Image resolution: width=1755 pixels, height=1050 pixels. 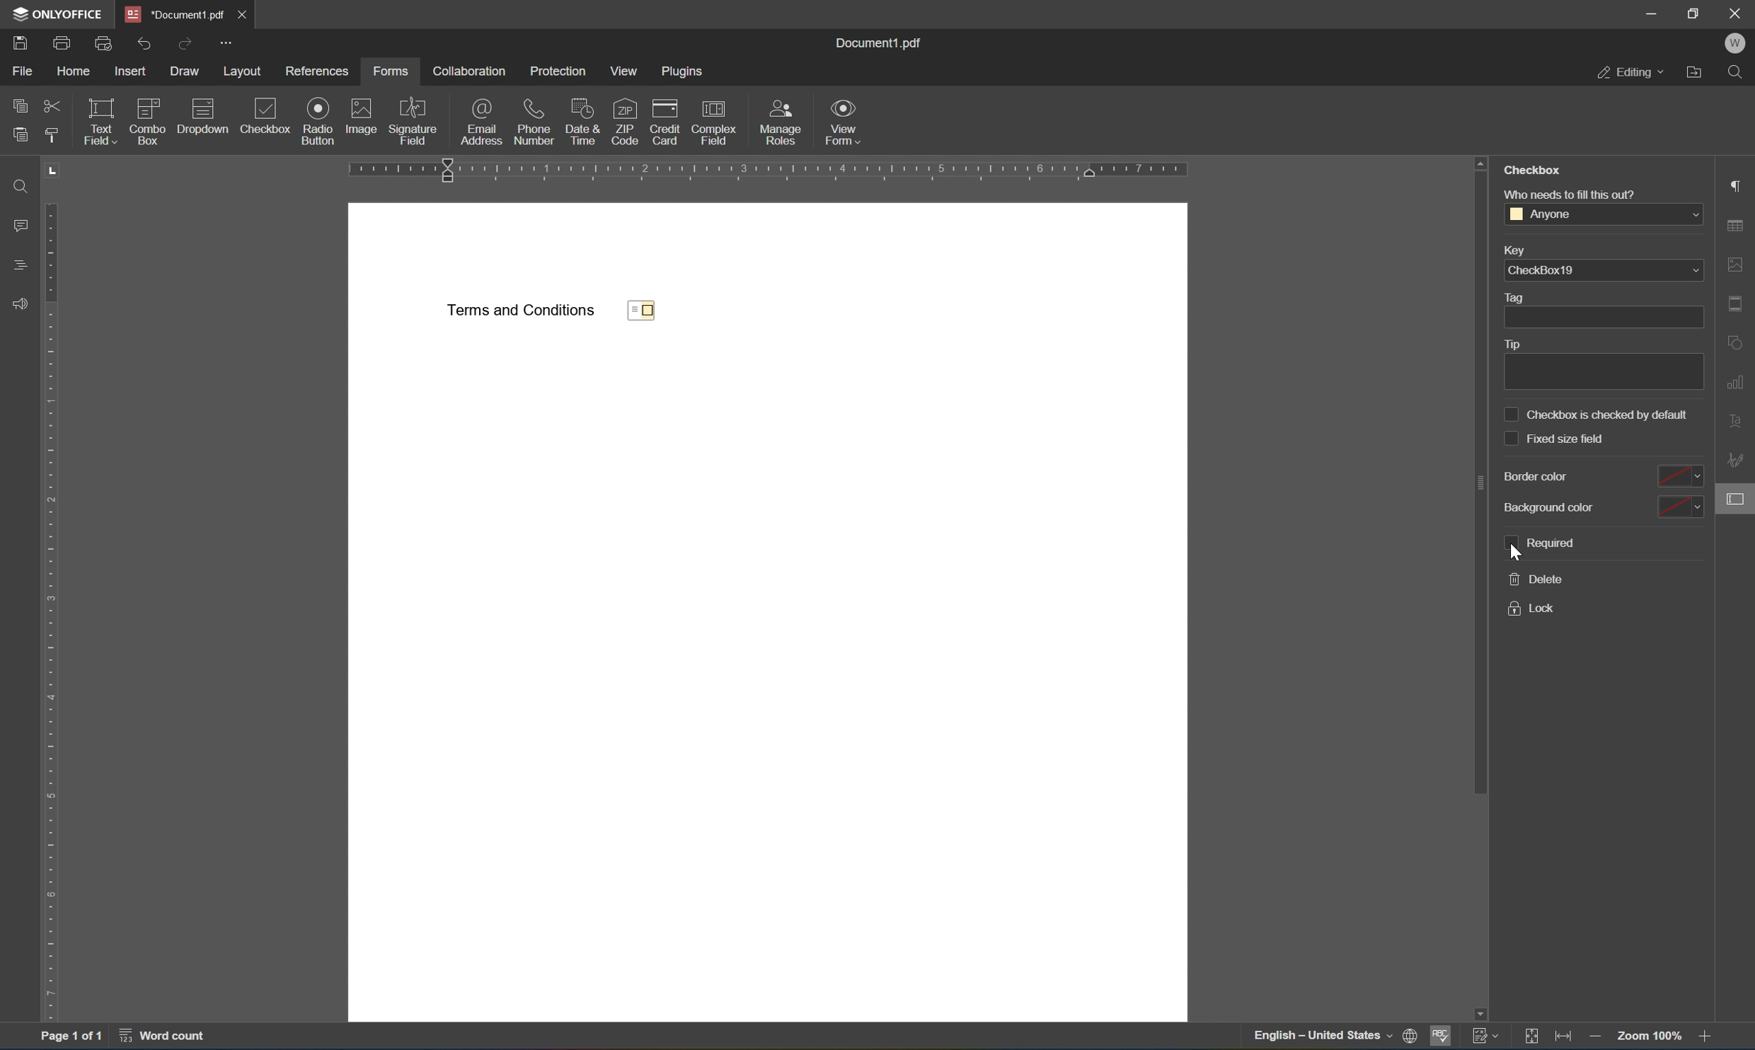 What do you see at coordinates (20, 264) in the screenshot?
I see `headings` at bounding box center [20, 264].